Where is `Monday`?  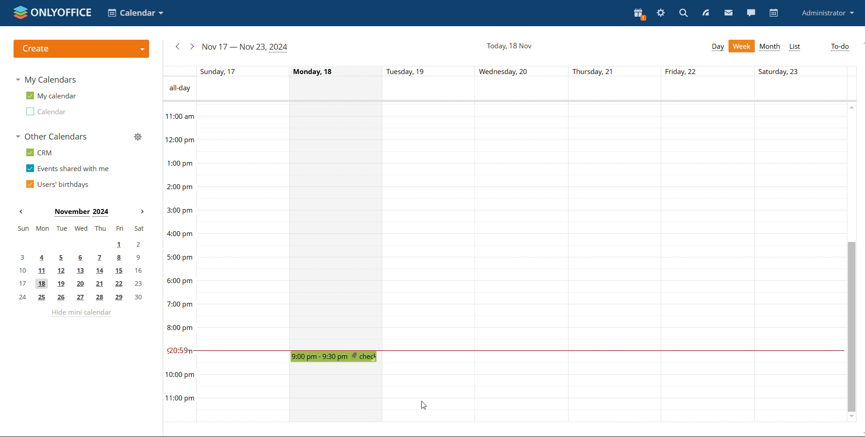 Monday is located at coordinates (338, 225).